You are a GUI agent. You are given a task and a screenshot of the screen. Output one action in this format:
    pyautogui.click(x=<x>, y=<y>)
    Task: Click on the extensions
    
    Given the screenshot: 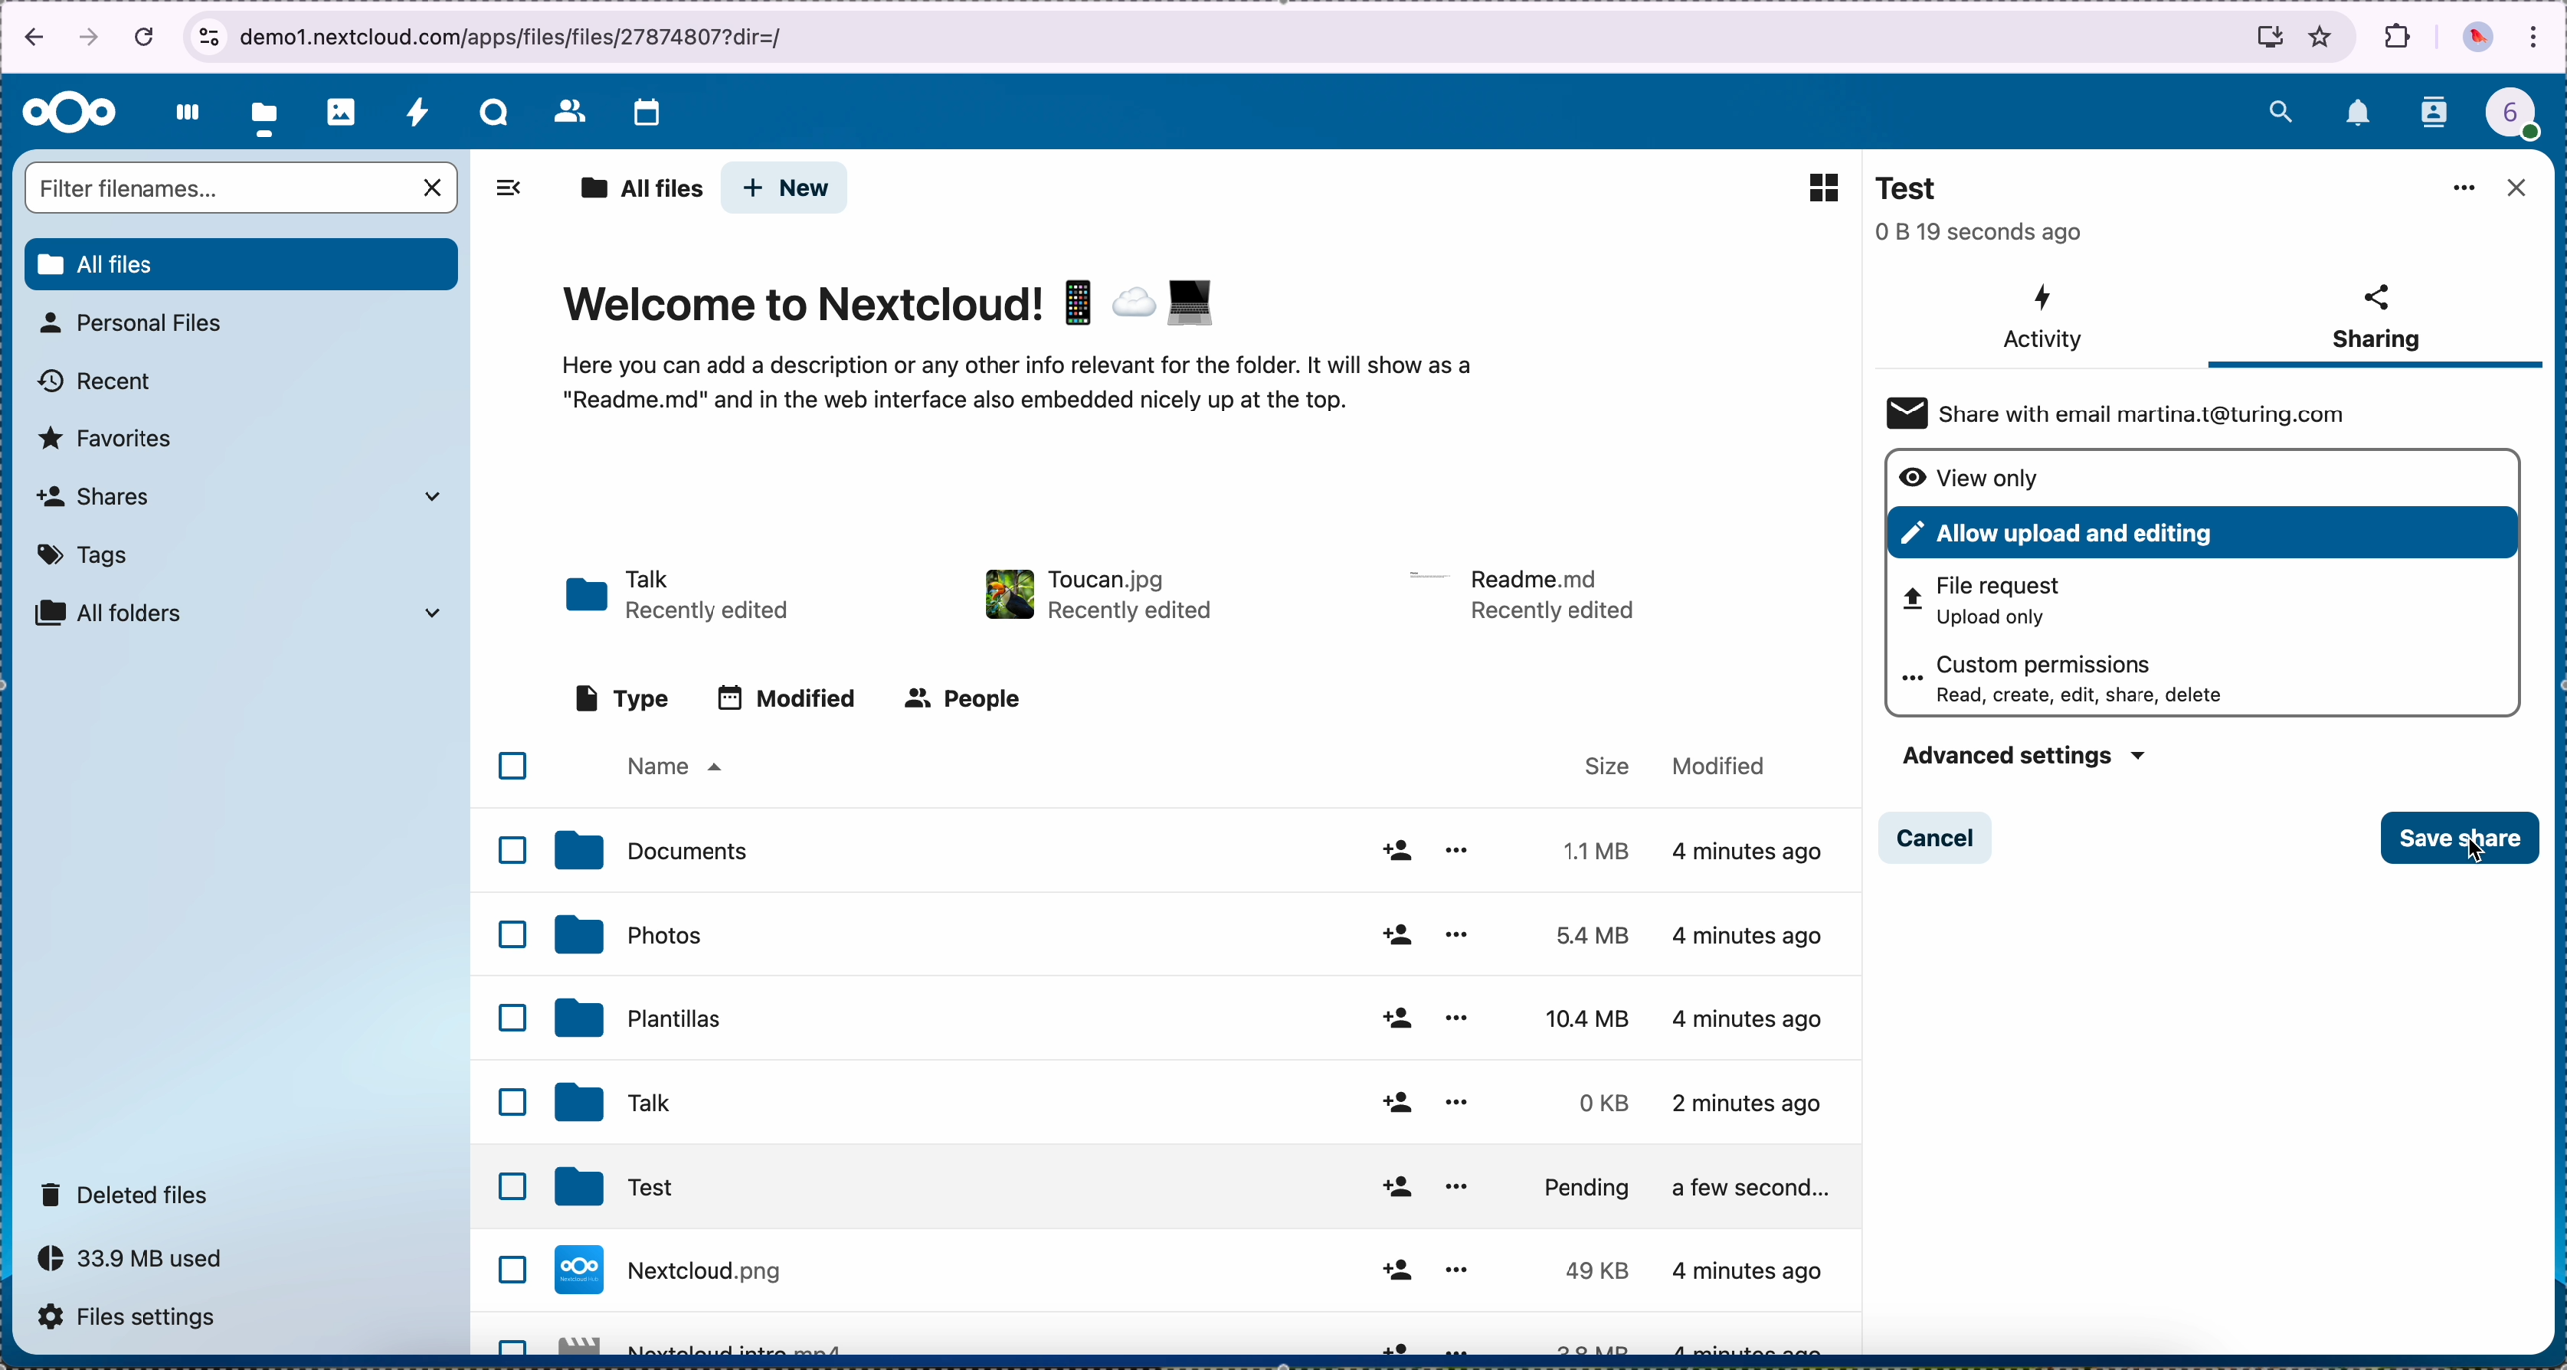 What is the action you would take?
    pyautogui.click(x=2399, y=36)
    